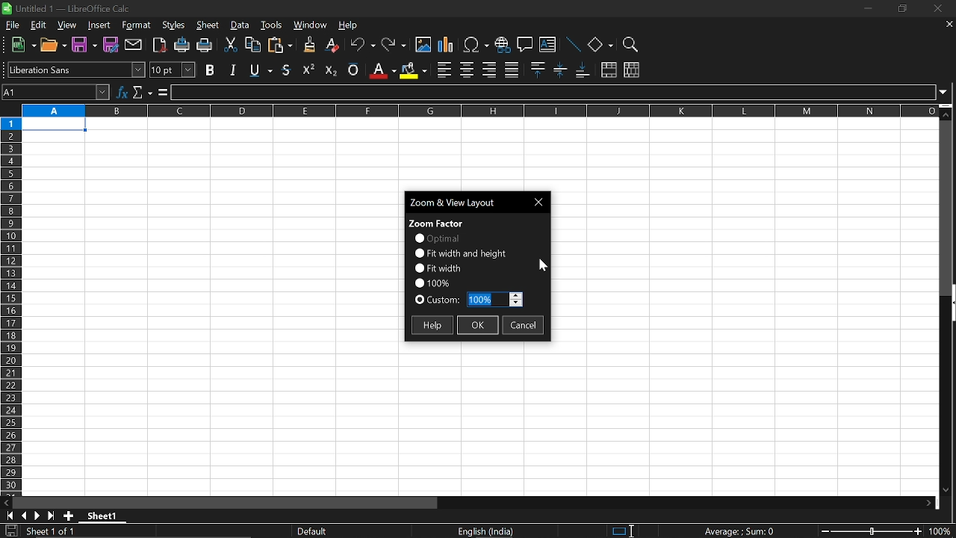 The height and width of the screenshot is (538, 956). I want to click on close current sheet, so click(948, 25).